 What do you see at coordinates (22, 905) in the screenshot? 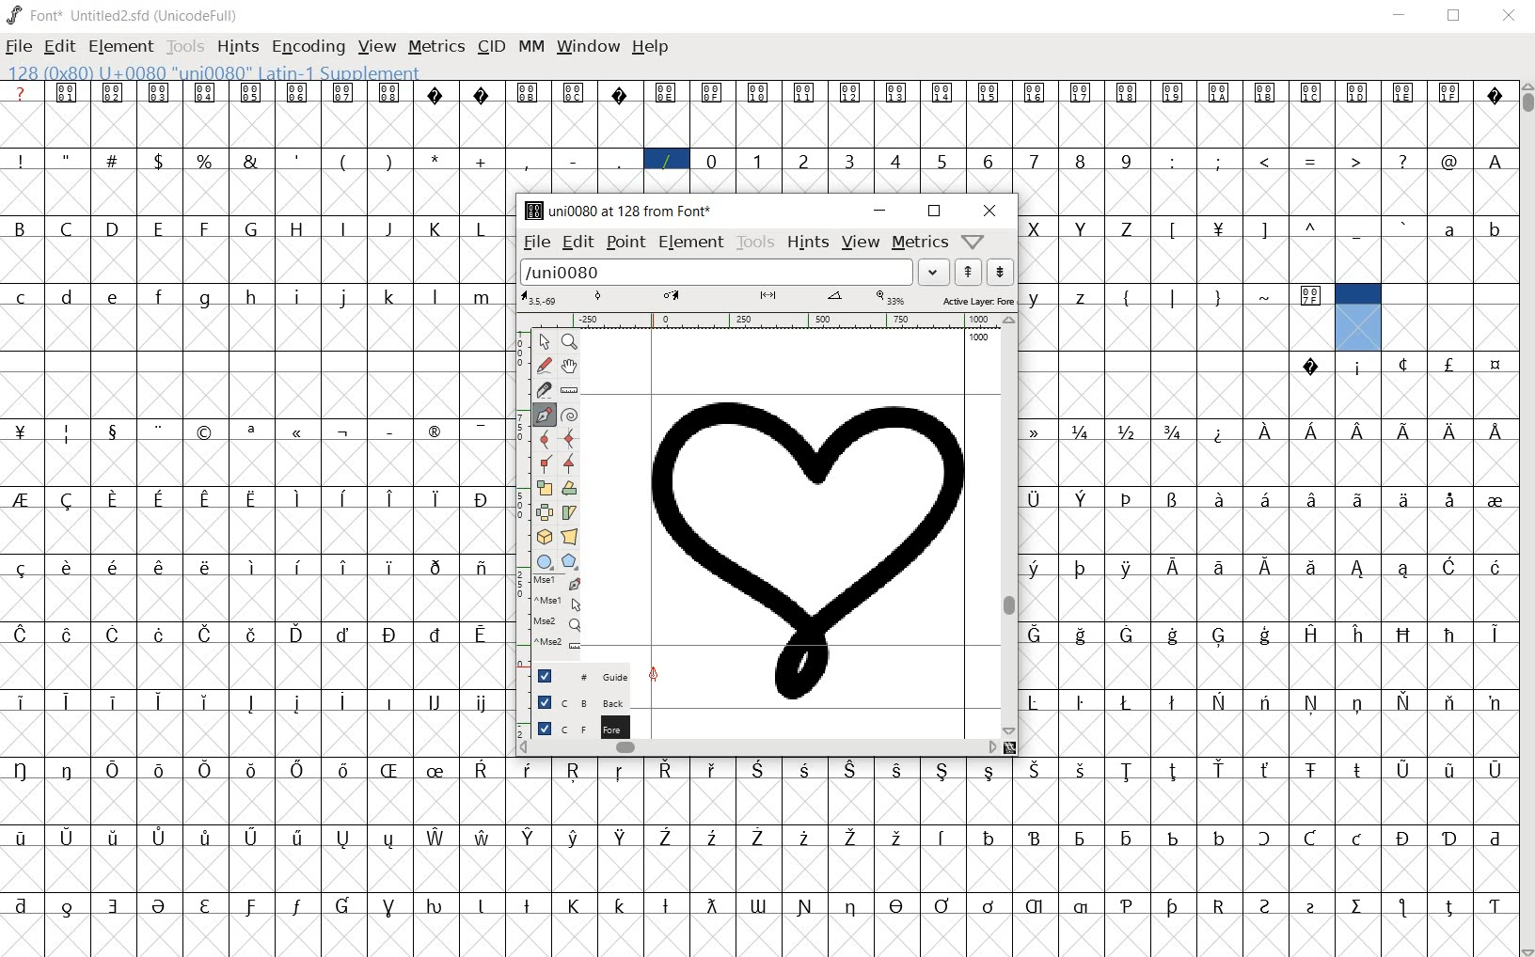
I see `glyph` at bounding box center [22, 905].